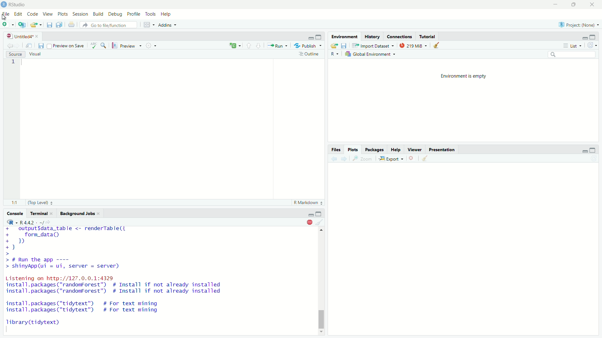 The width and height of the screenshot is (602, 338). I want to click on minimize, so click(319, 213).